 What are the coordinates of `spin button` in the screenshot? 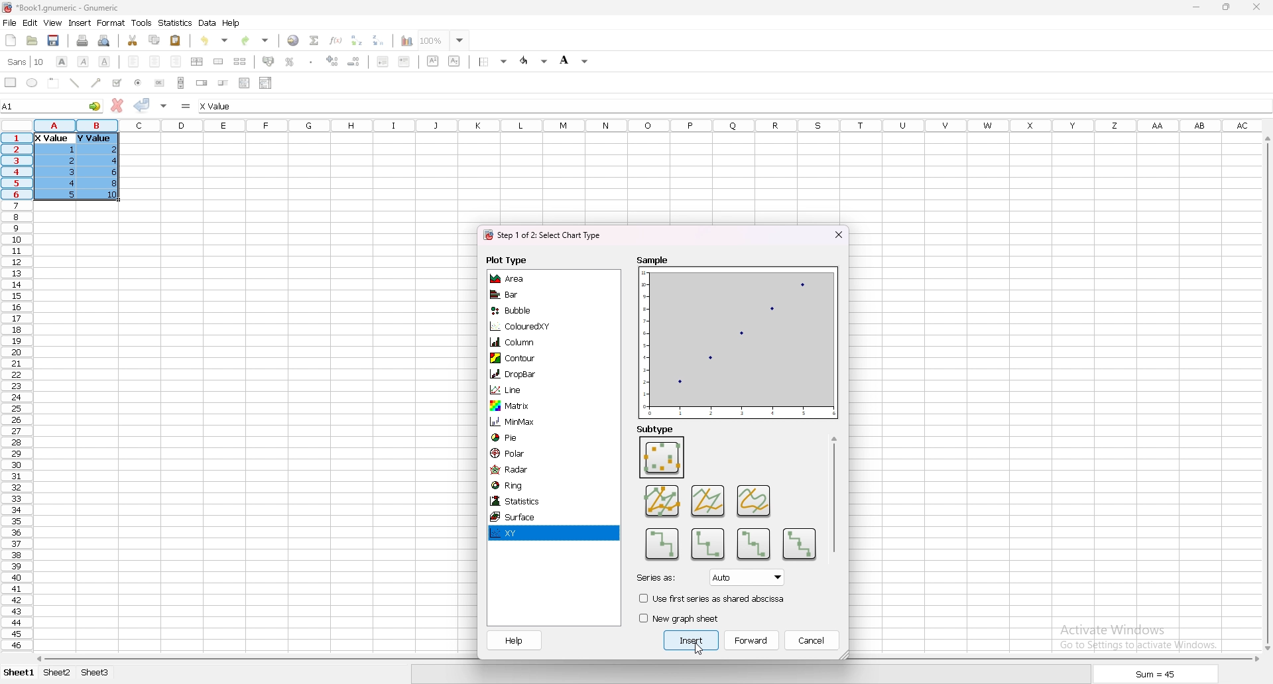 It's located at (202, 83).